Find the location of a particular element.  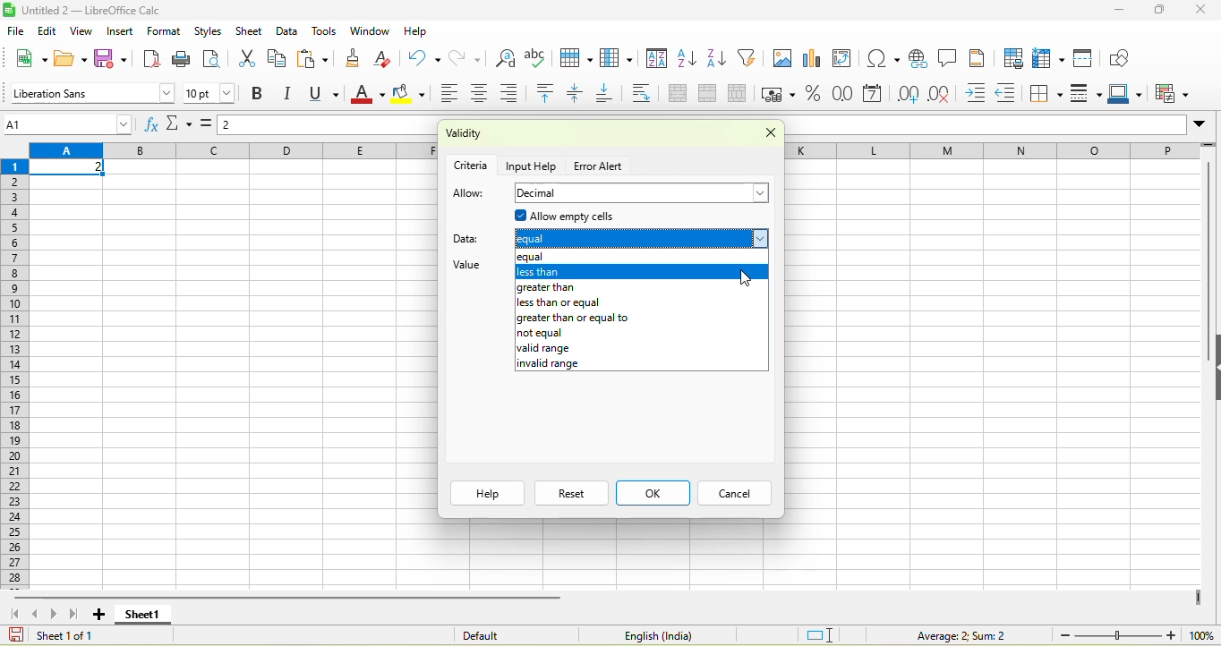

styles is located at coordinates (207, 30).